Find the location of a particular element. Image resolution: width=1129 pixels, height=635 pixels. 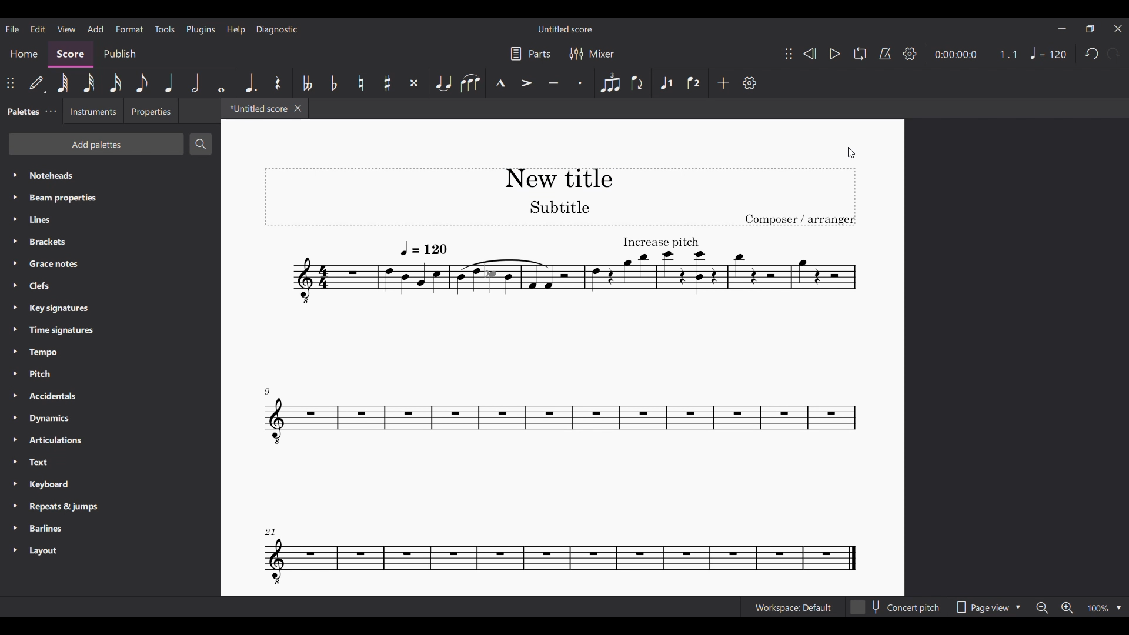

16th note is located at coordinates (115, 83).